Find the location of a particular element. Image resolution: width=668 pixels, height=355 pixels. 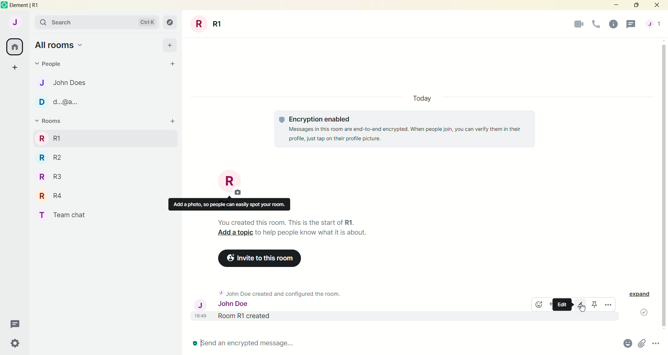

R R2 is located at coordinates (61, 157).